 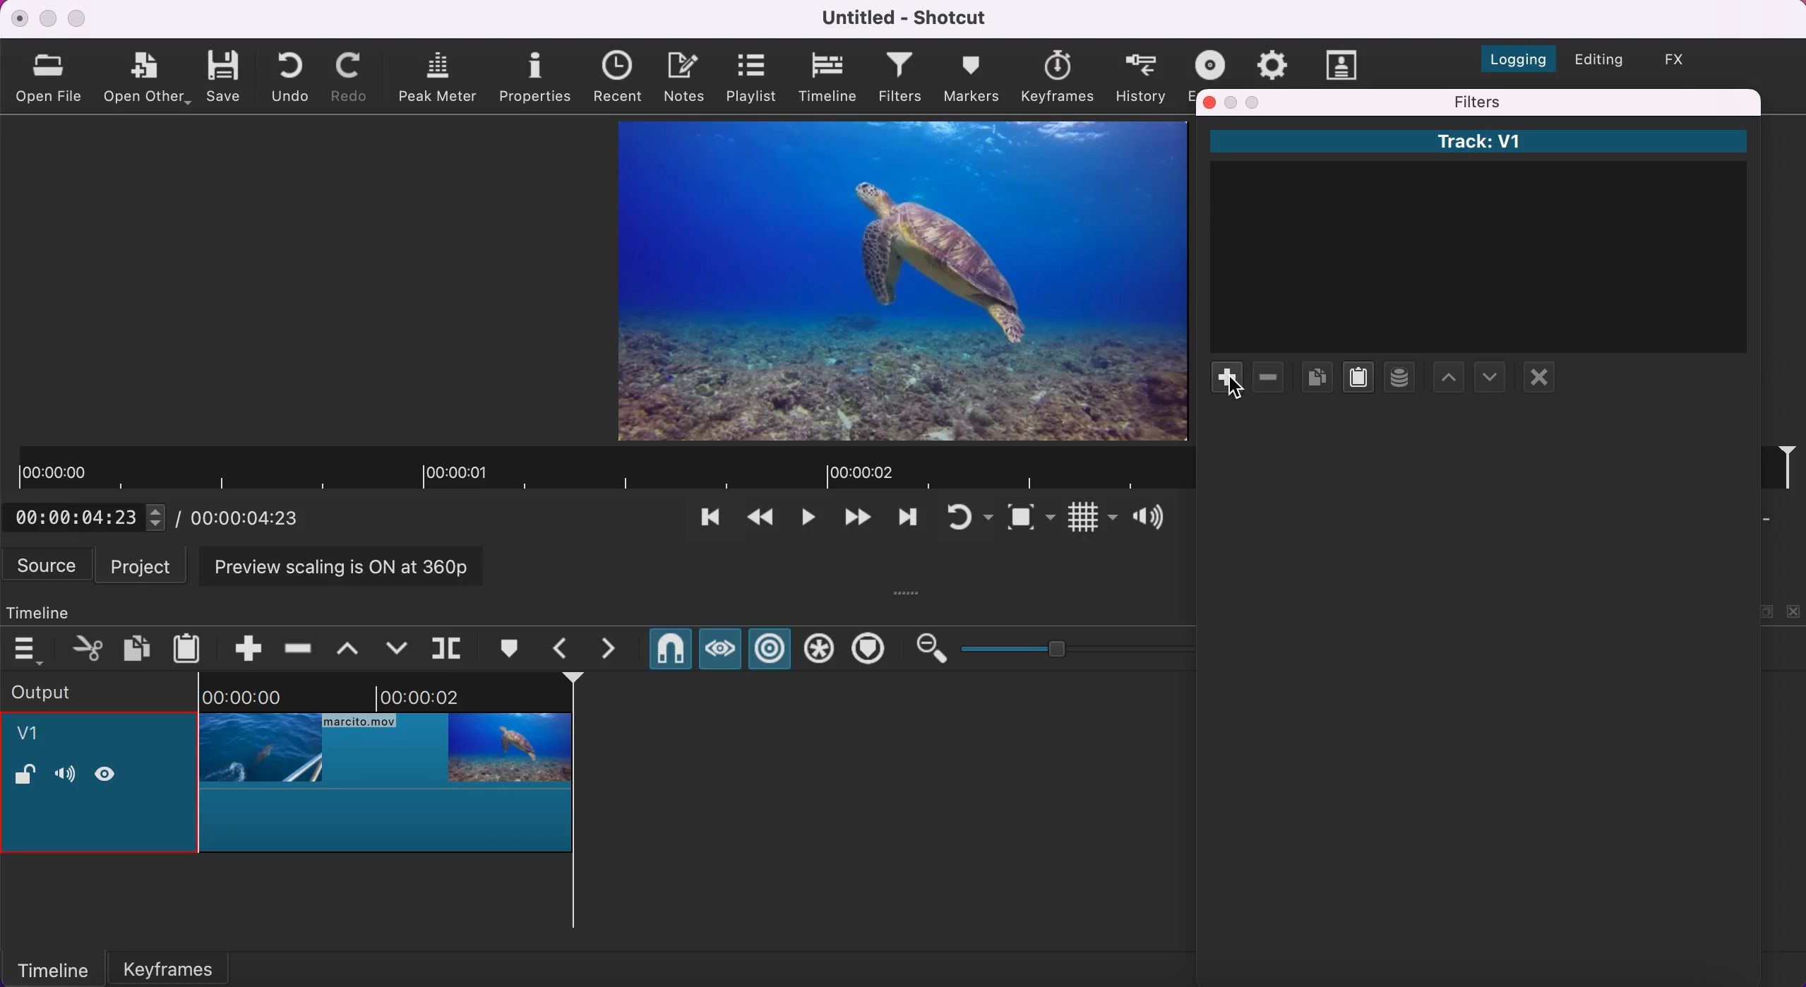 What do you see at coordinates (20, 18) in the screenshot?
I see `close` at bounding box center [20, 18].